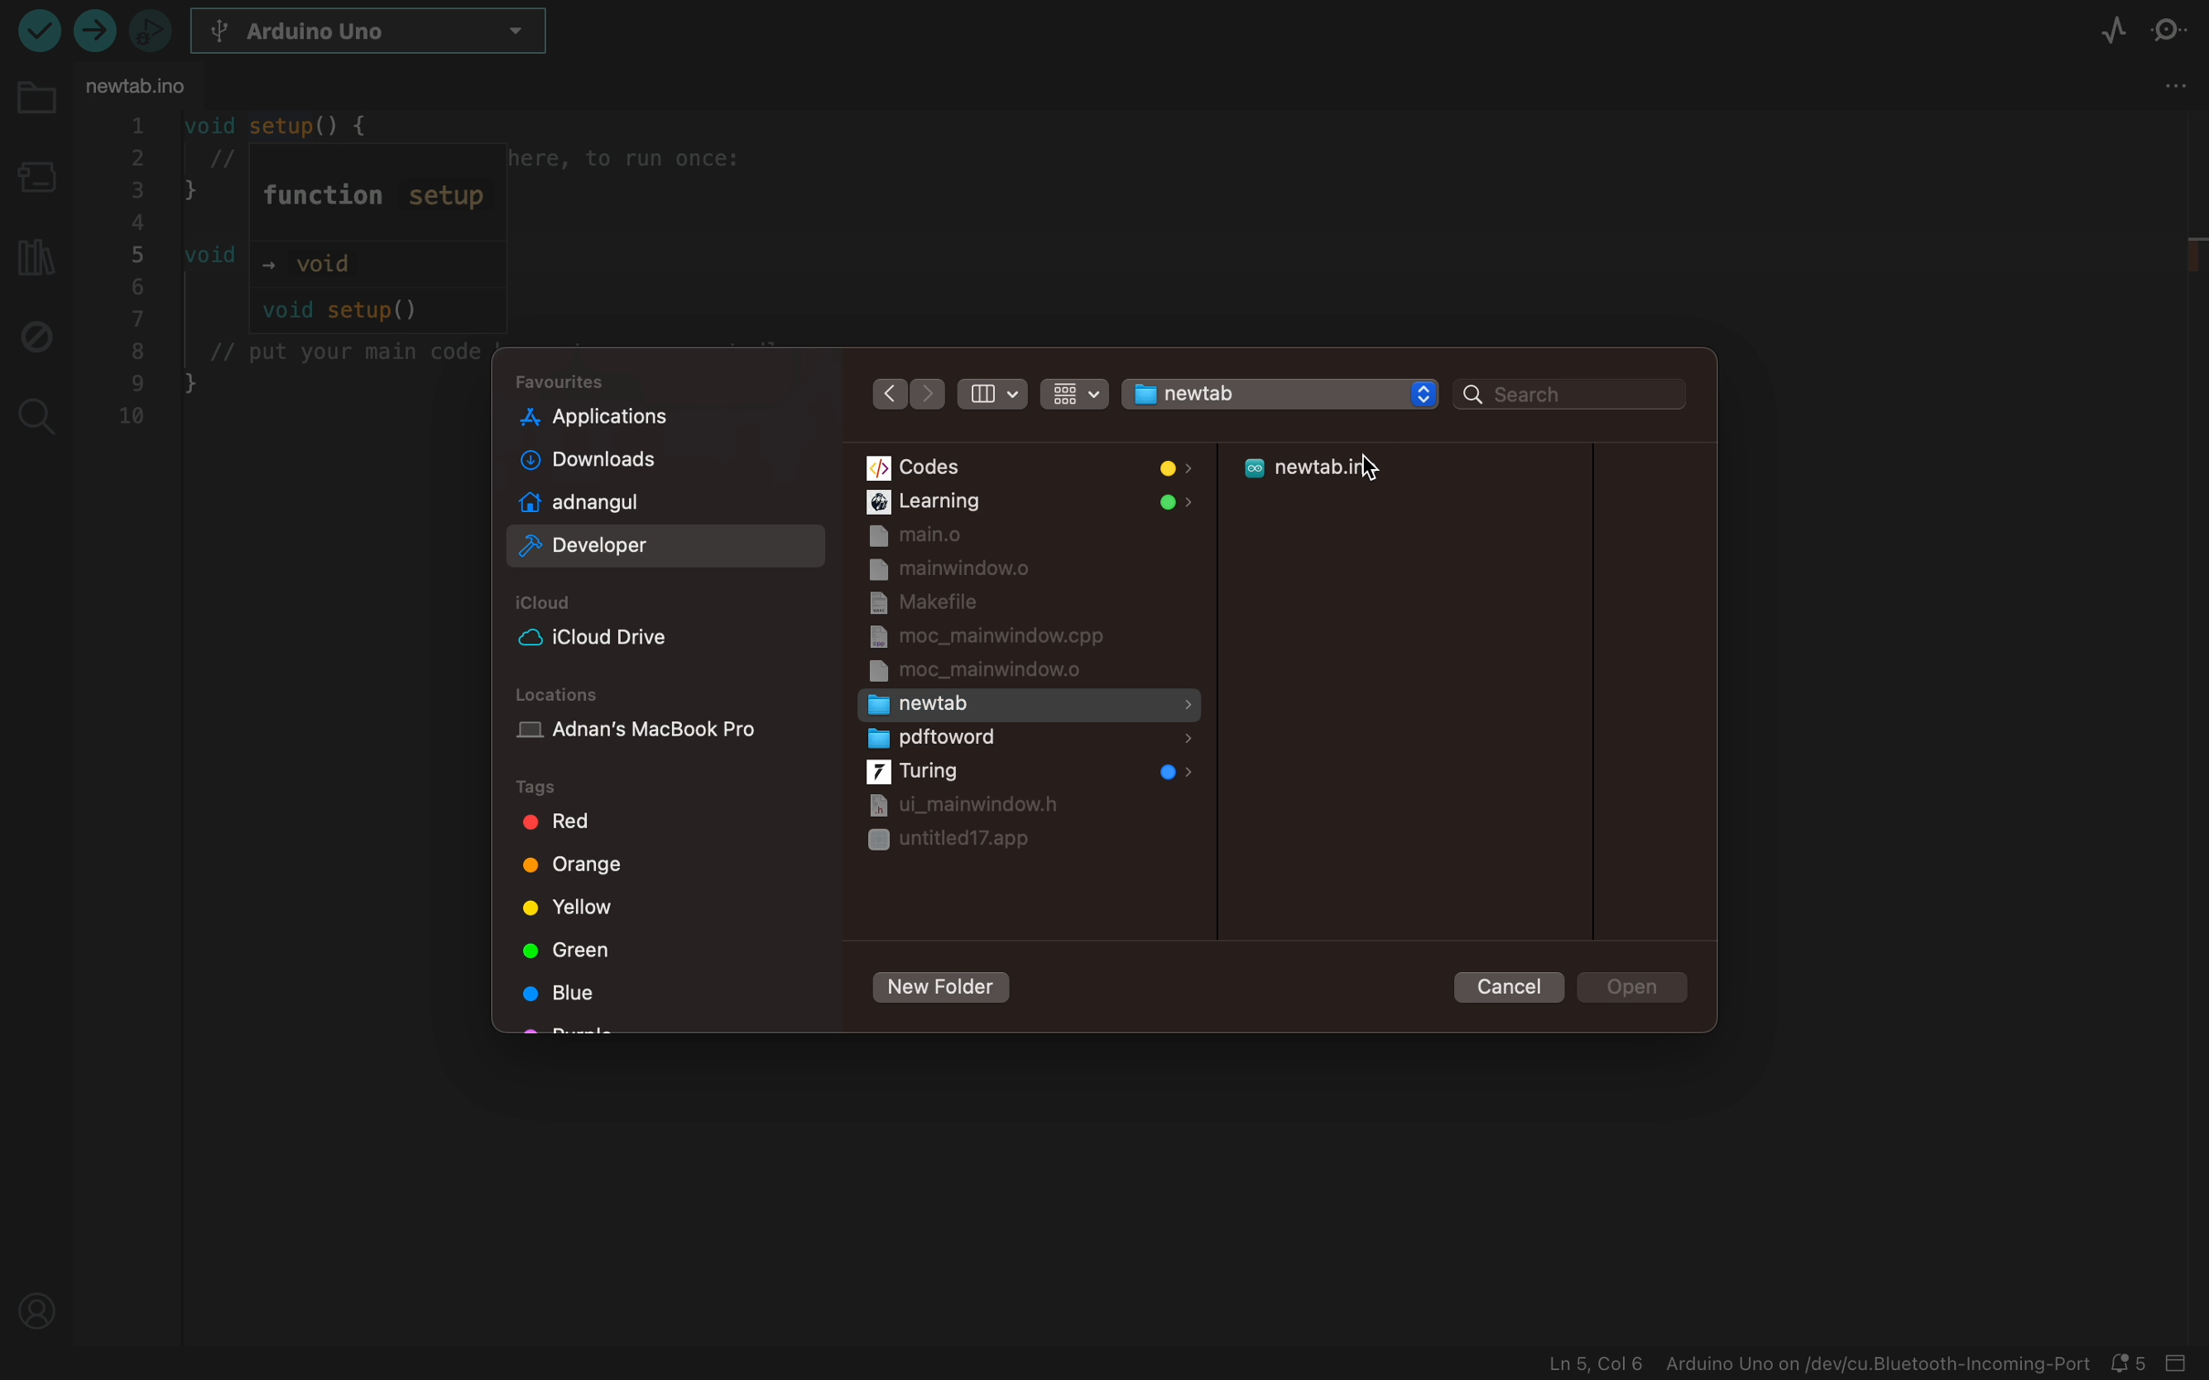  What do you see at coordinates (571, 994) in the screenshot?
I see `tags` at bounding box center [571, 994].